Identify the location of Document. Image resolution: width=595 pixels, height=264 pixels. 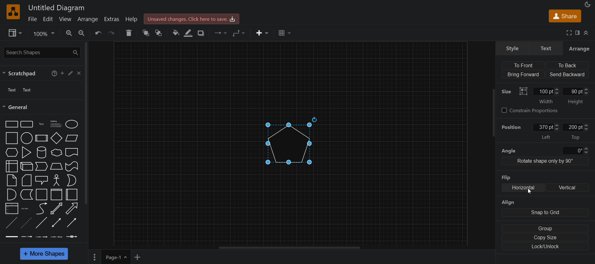
(72, 152).